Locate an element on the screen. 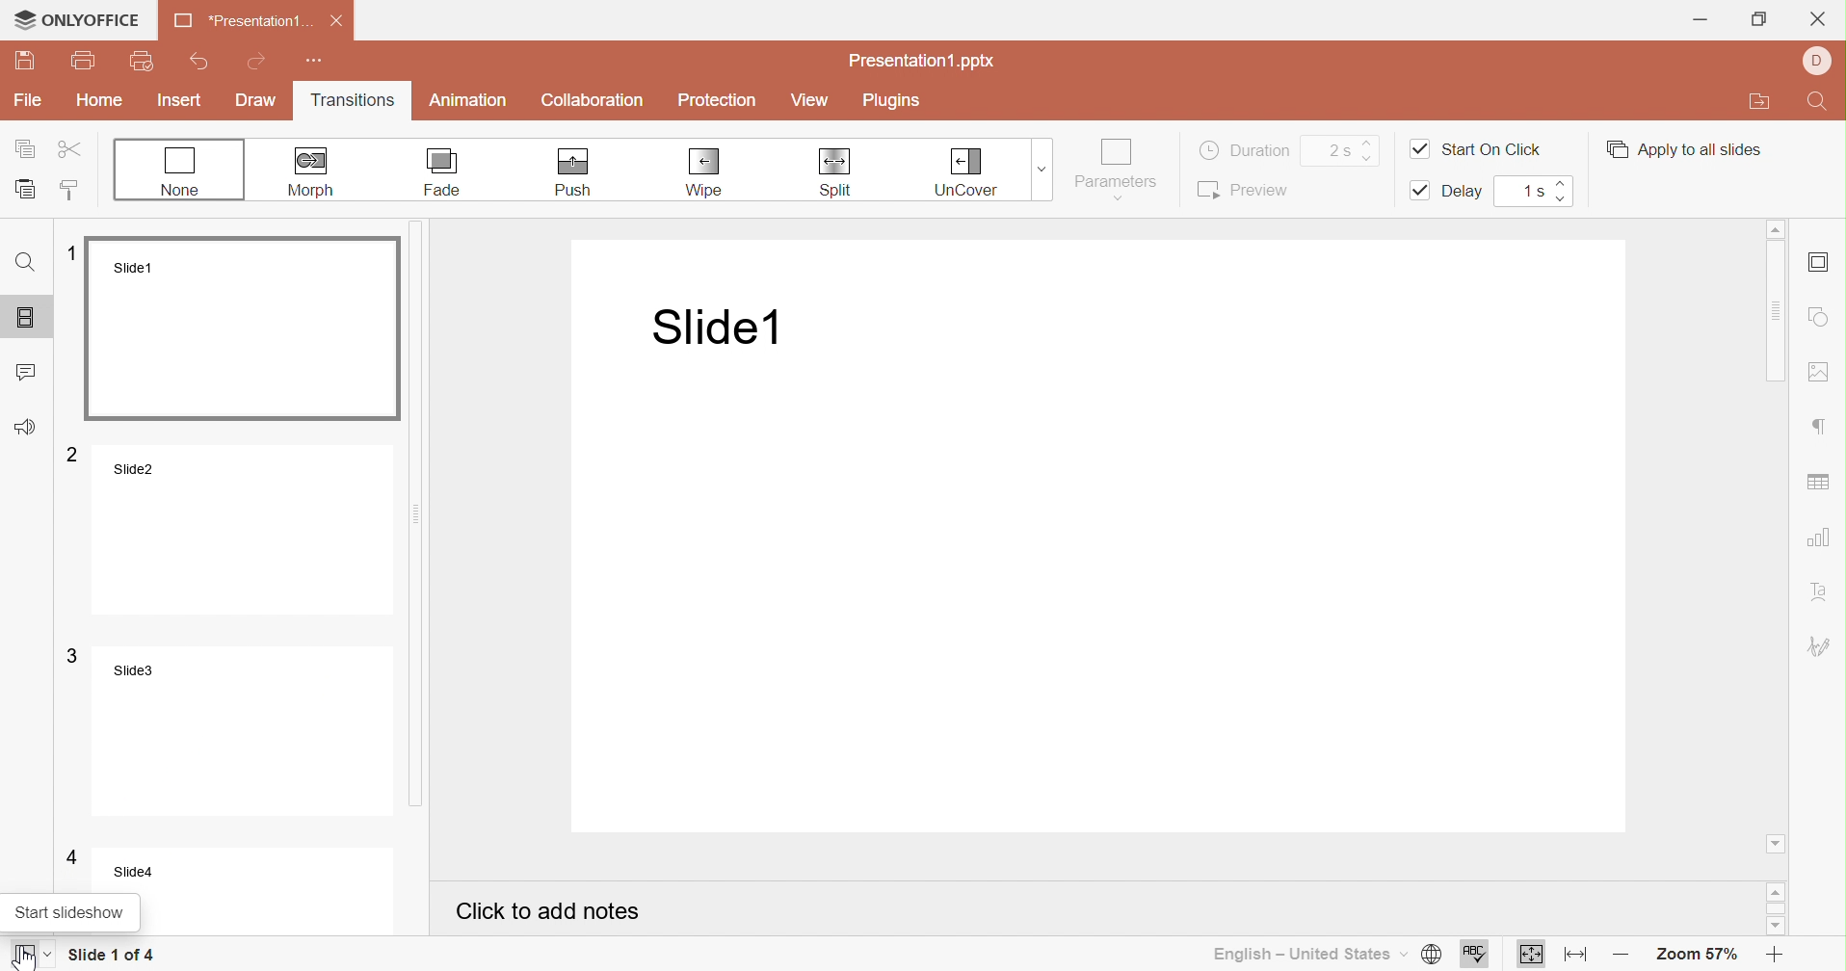  Account name is located at coordinates (1818, 61).